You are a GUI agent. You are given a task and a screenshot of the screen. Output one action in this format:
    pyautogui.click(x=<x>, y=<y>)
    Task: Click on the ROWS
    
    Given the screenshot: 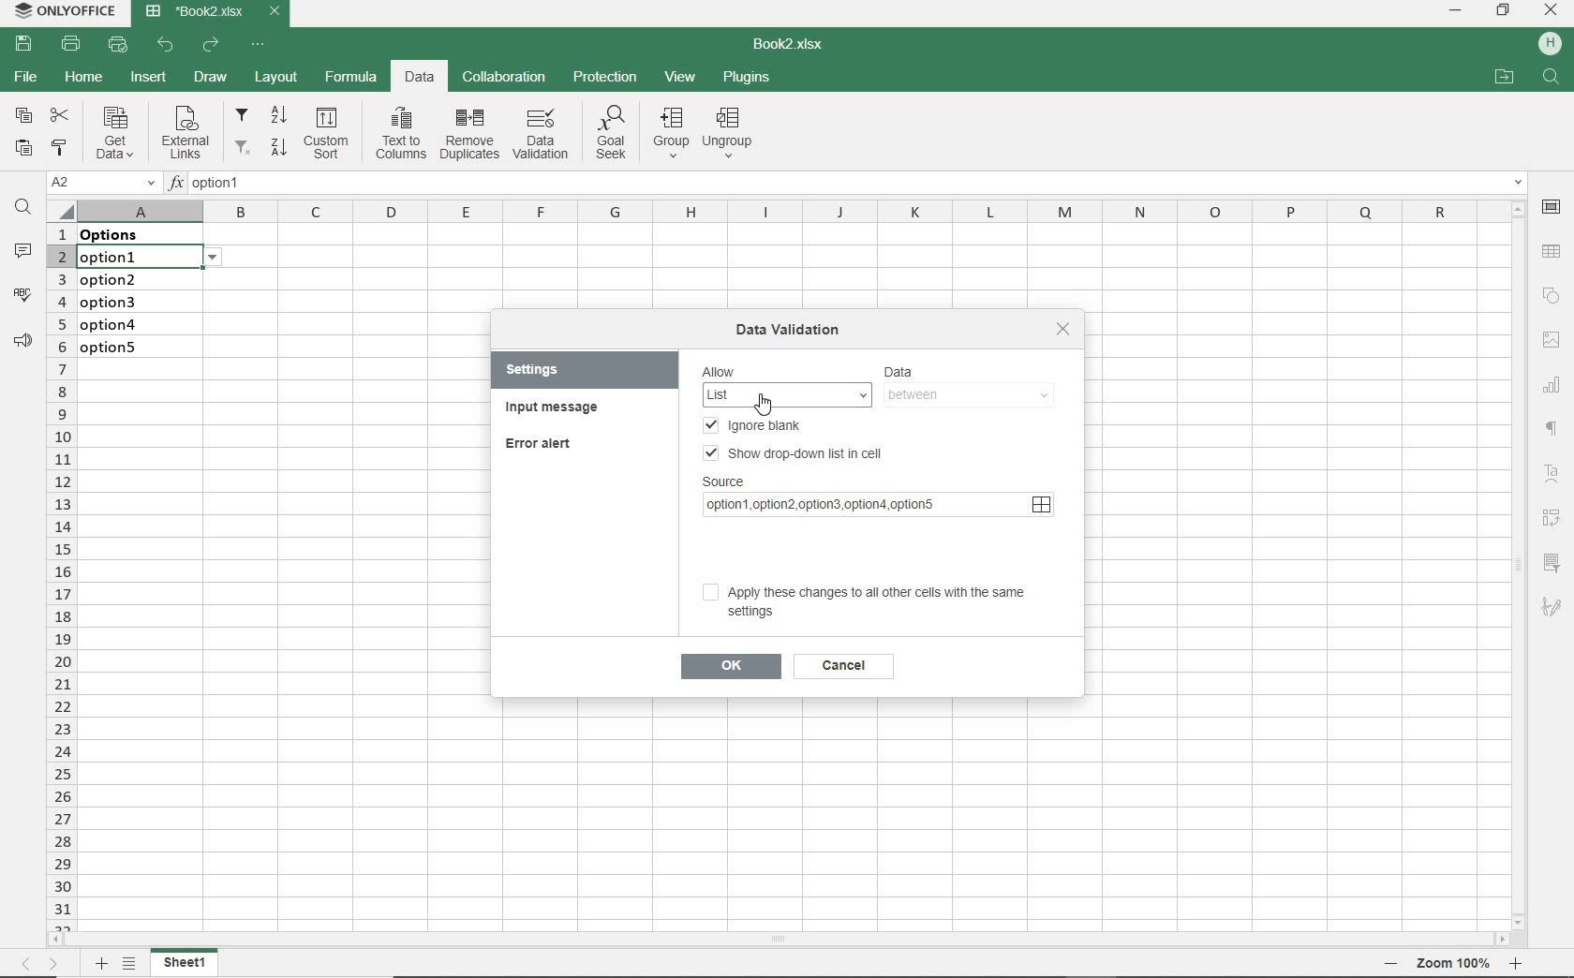 What is the action you would take?
    pyautogui.click(x=60, y=576)
    